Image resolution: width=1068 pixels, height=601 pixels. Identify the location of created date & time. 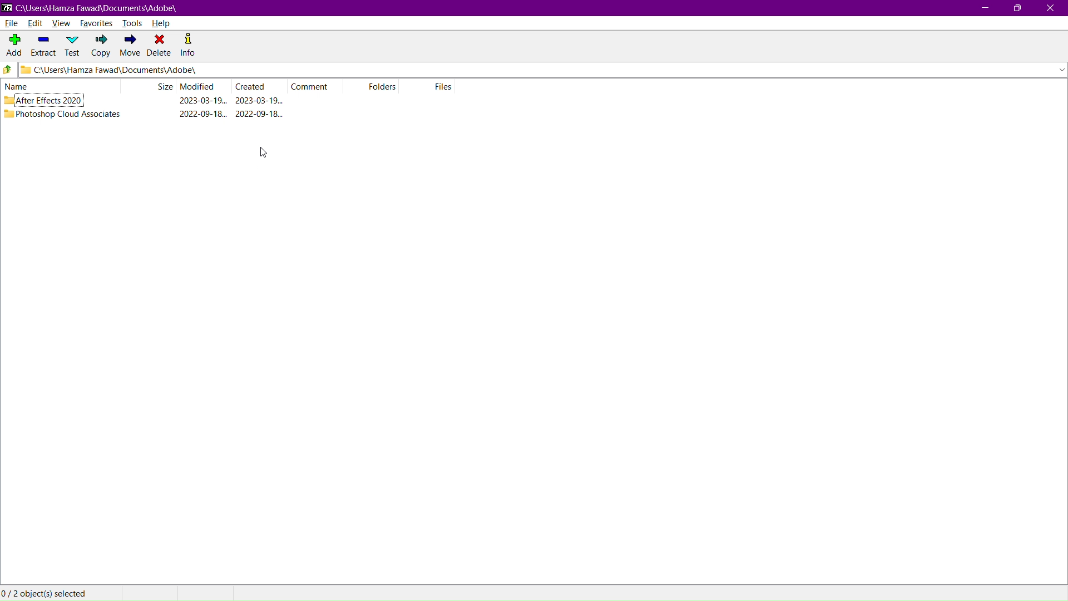
(260, 114).